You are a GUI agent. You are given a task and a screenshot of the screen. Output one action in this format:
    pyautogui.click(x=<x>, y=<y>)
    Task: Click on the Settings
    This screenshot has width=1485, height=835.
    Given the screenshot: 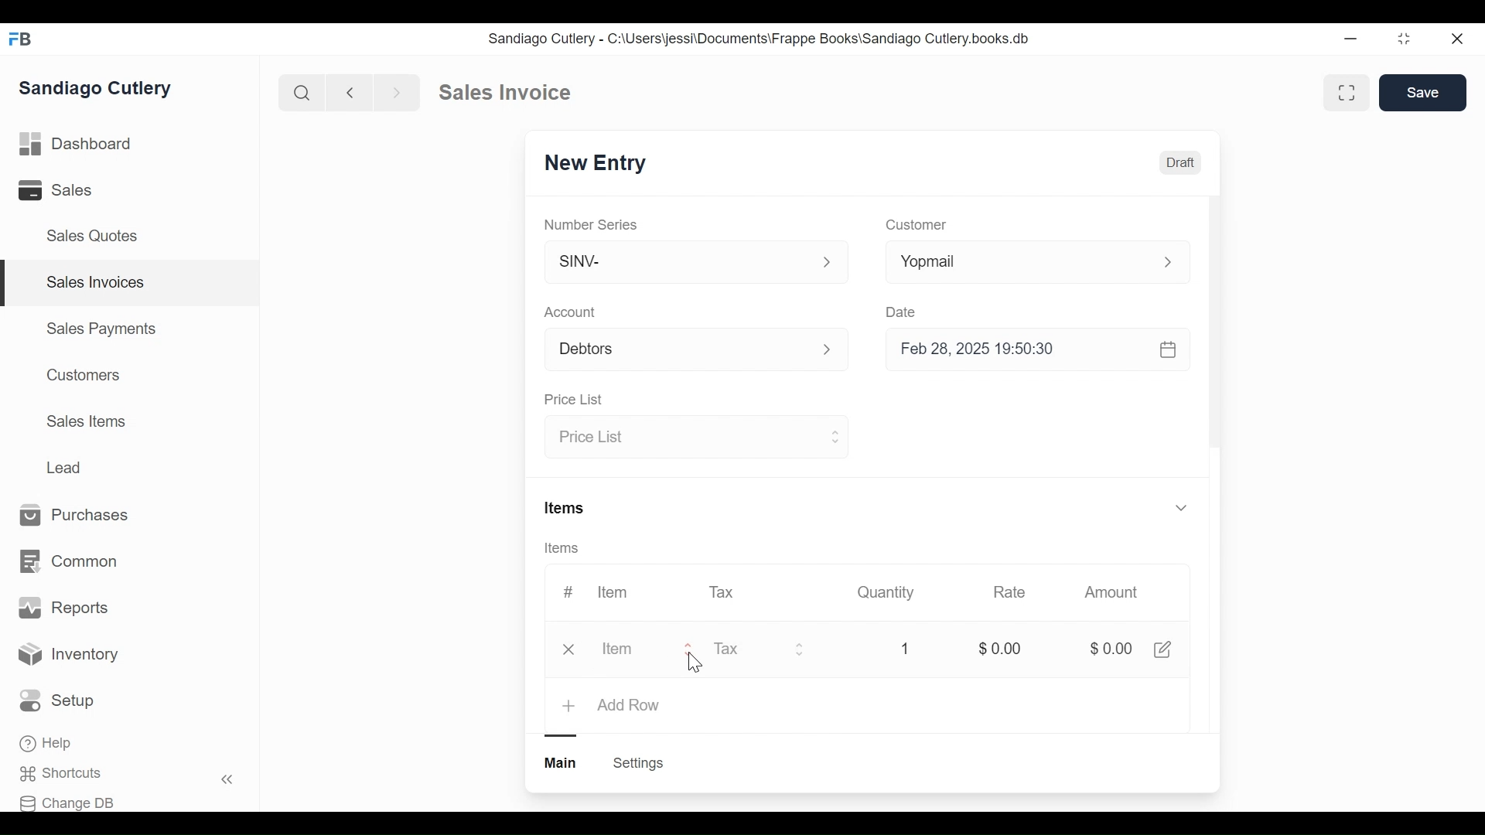 What is the action you would take?
    pyautogui.click(x=640, y=763)
    